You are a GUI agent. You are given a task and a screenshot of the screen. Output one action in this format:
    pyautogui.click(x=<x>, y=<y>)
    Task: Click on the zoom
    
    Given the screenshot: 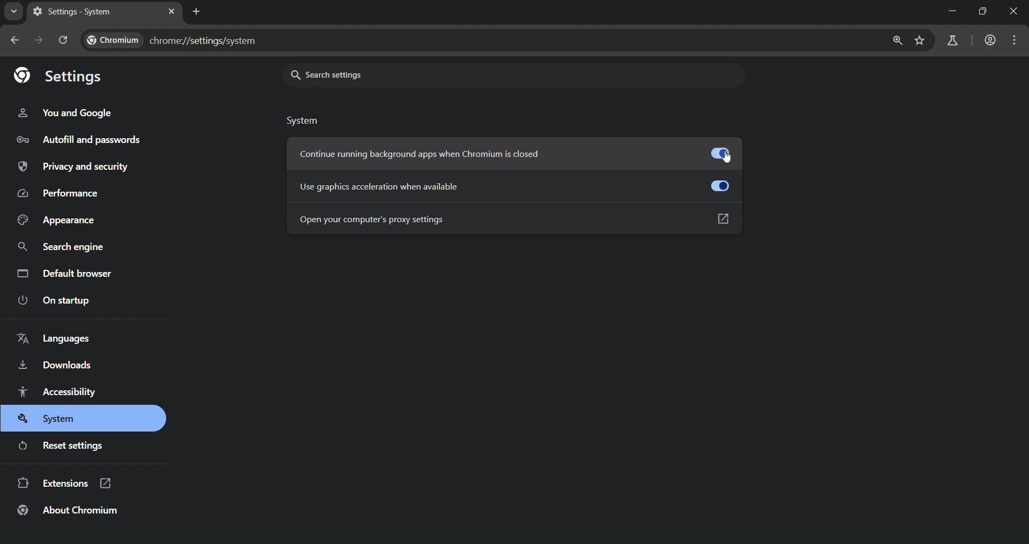 What is the action you would take?
    pyautogui.click(x=897, y=40)
    